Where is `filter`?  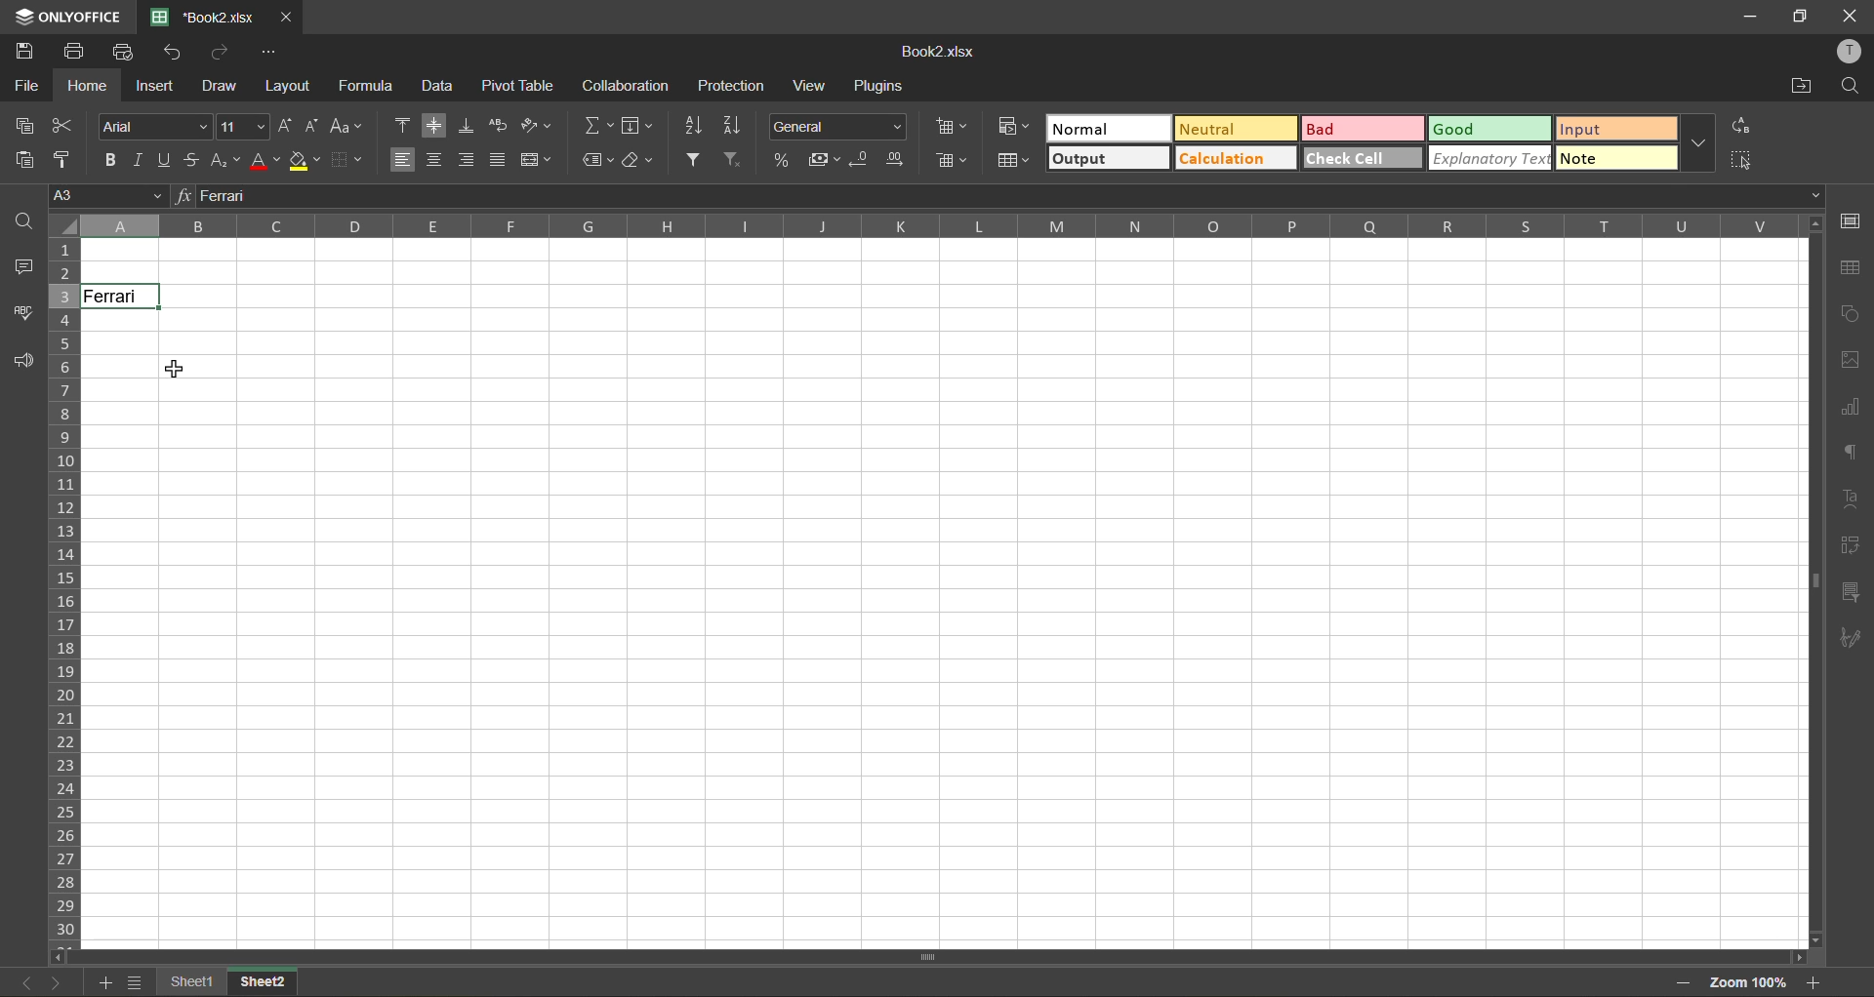
filter is located at coordinates (692, 159).